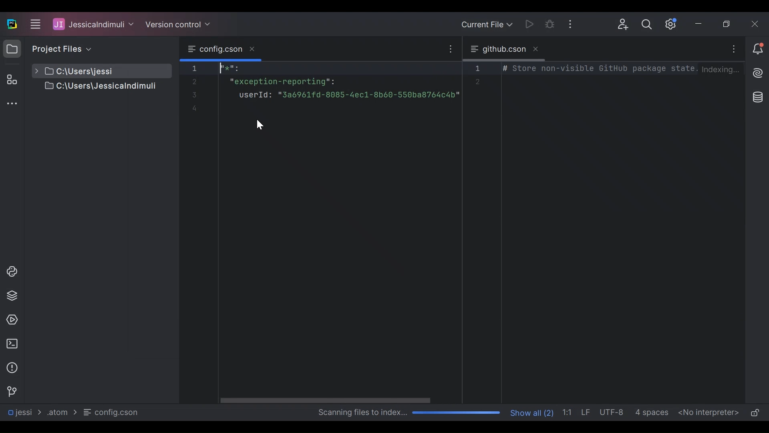  What do you see at coordinates (12, 49) in the screenshot?
I see `Project View` at bounding box center [12, 49].